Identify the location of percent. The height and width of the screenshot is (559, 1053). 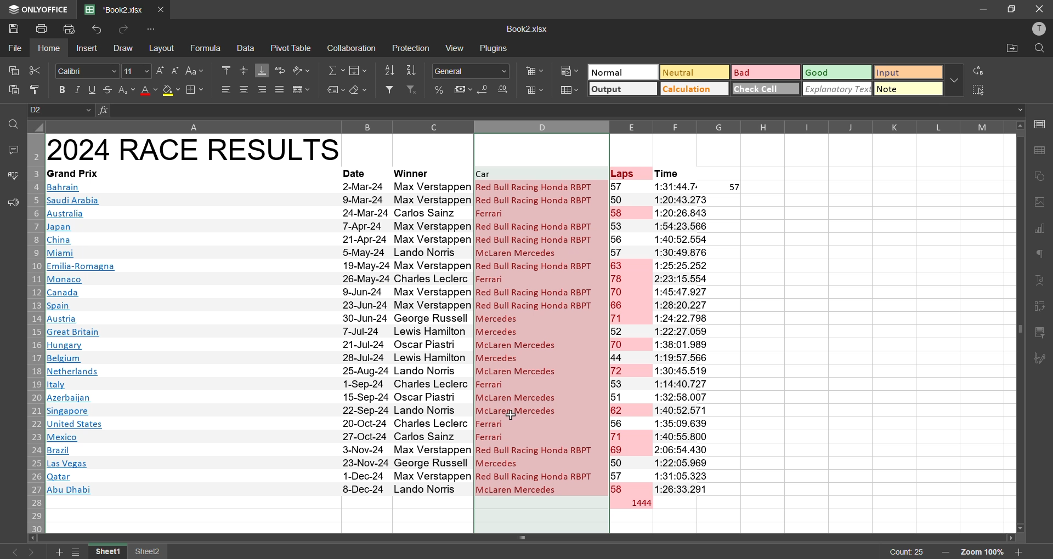
(440, 90).